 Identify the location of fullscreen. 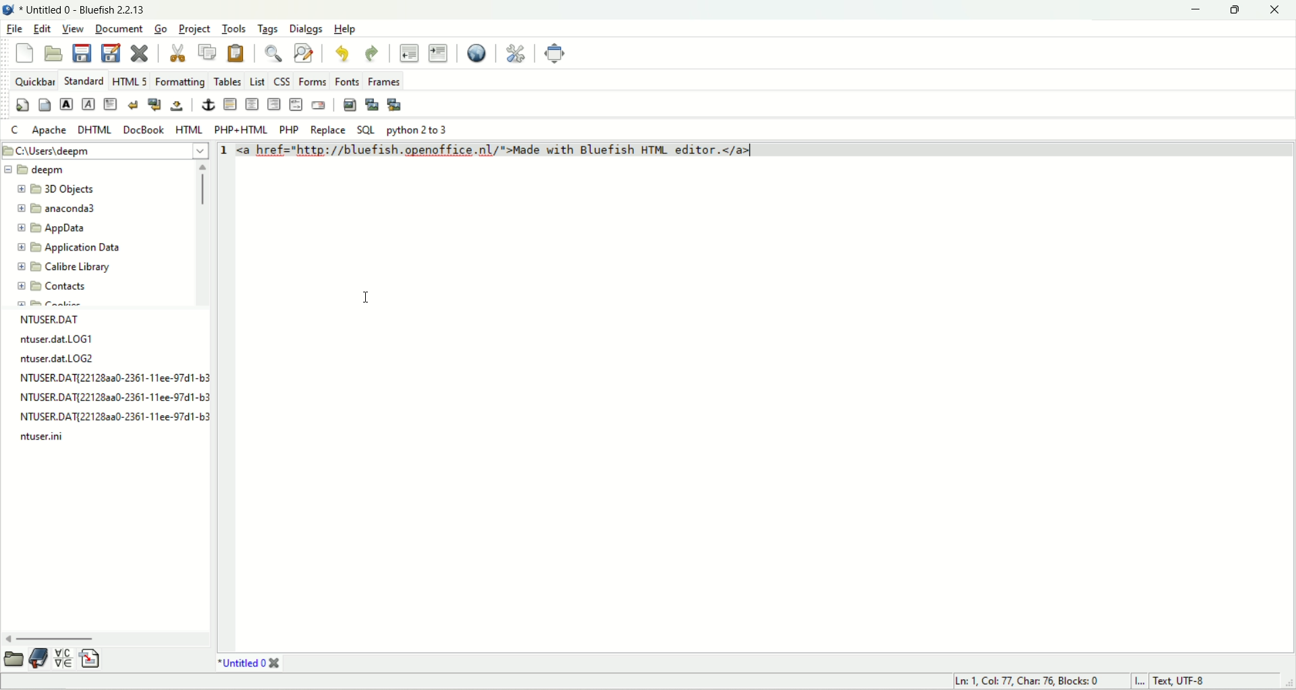
(553, 53).